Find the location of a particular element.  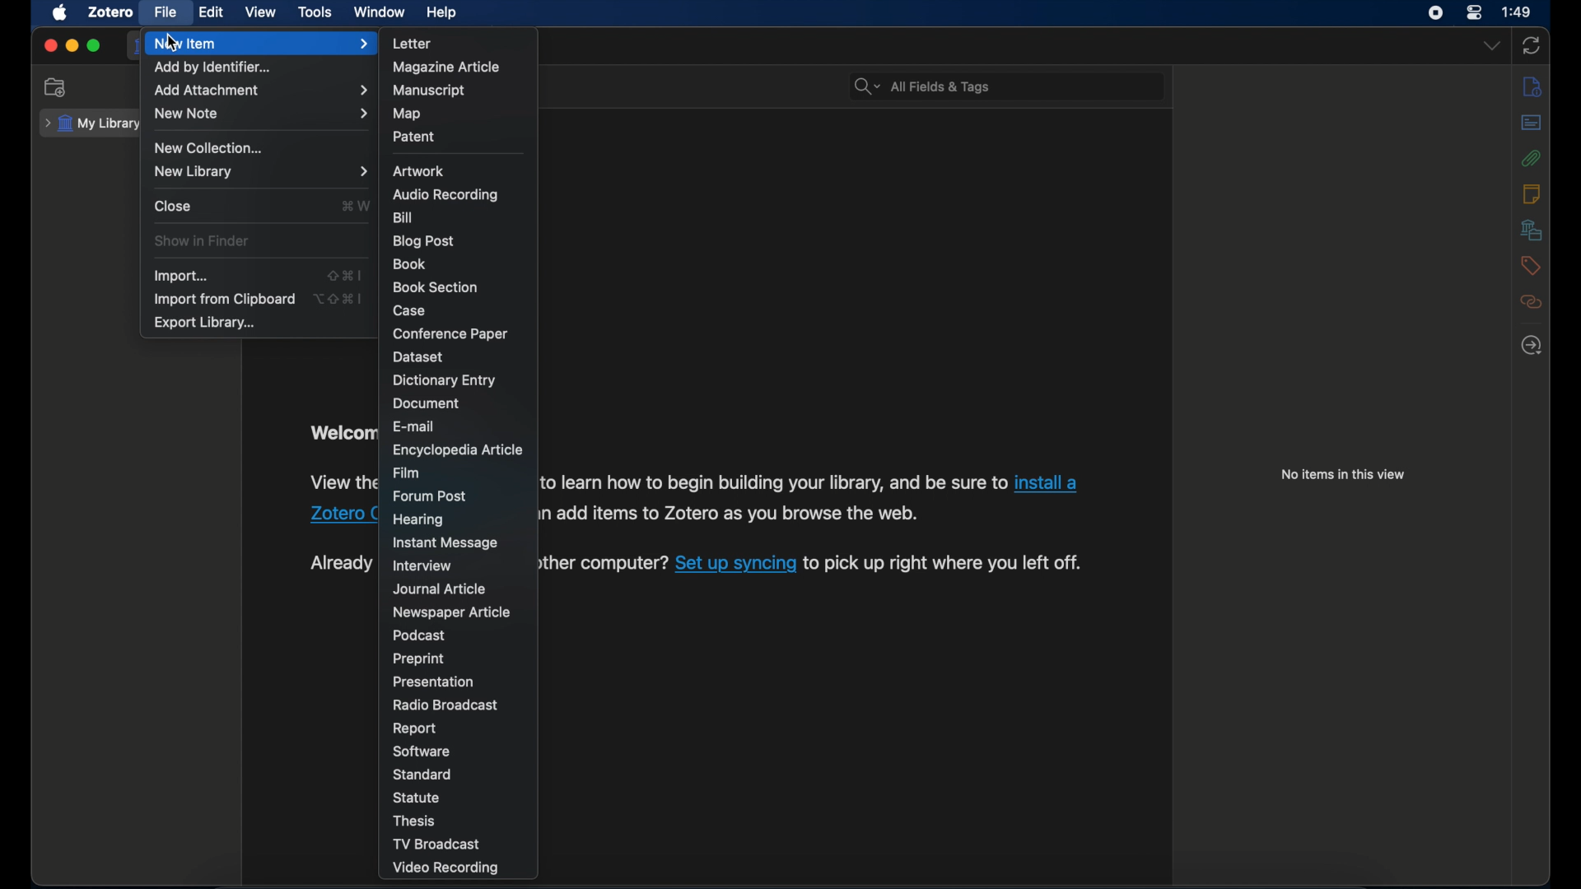

shift + command + I is located at coordinates (344, 276).